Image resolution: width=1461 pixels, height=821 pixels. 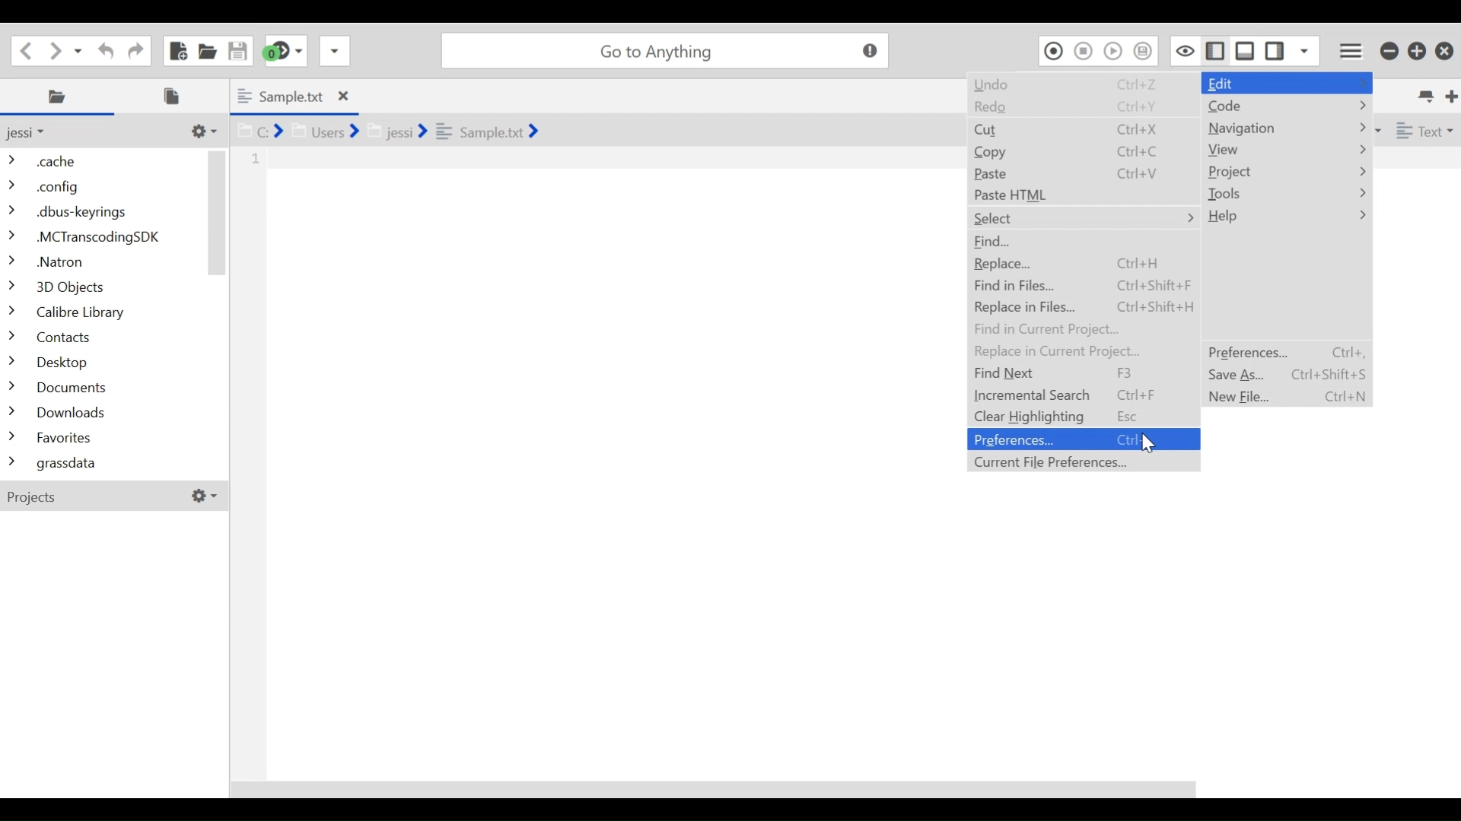 What do you see at coordinates (334, 50) in the screenshot?
I see `Share current file` at bounding box center [334, 50].